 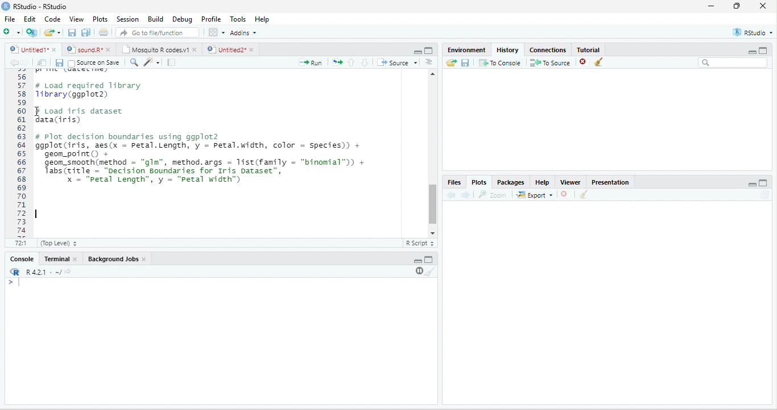 I want to click on scroll bar, so click(x=433, y=204).